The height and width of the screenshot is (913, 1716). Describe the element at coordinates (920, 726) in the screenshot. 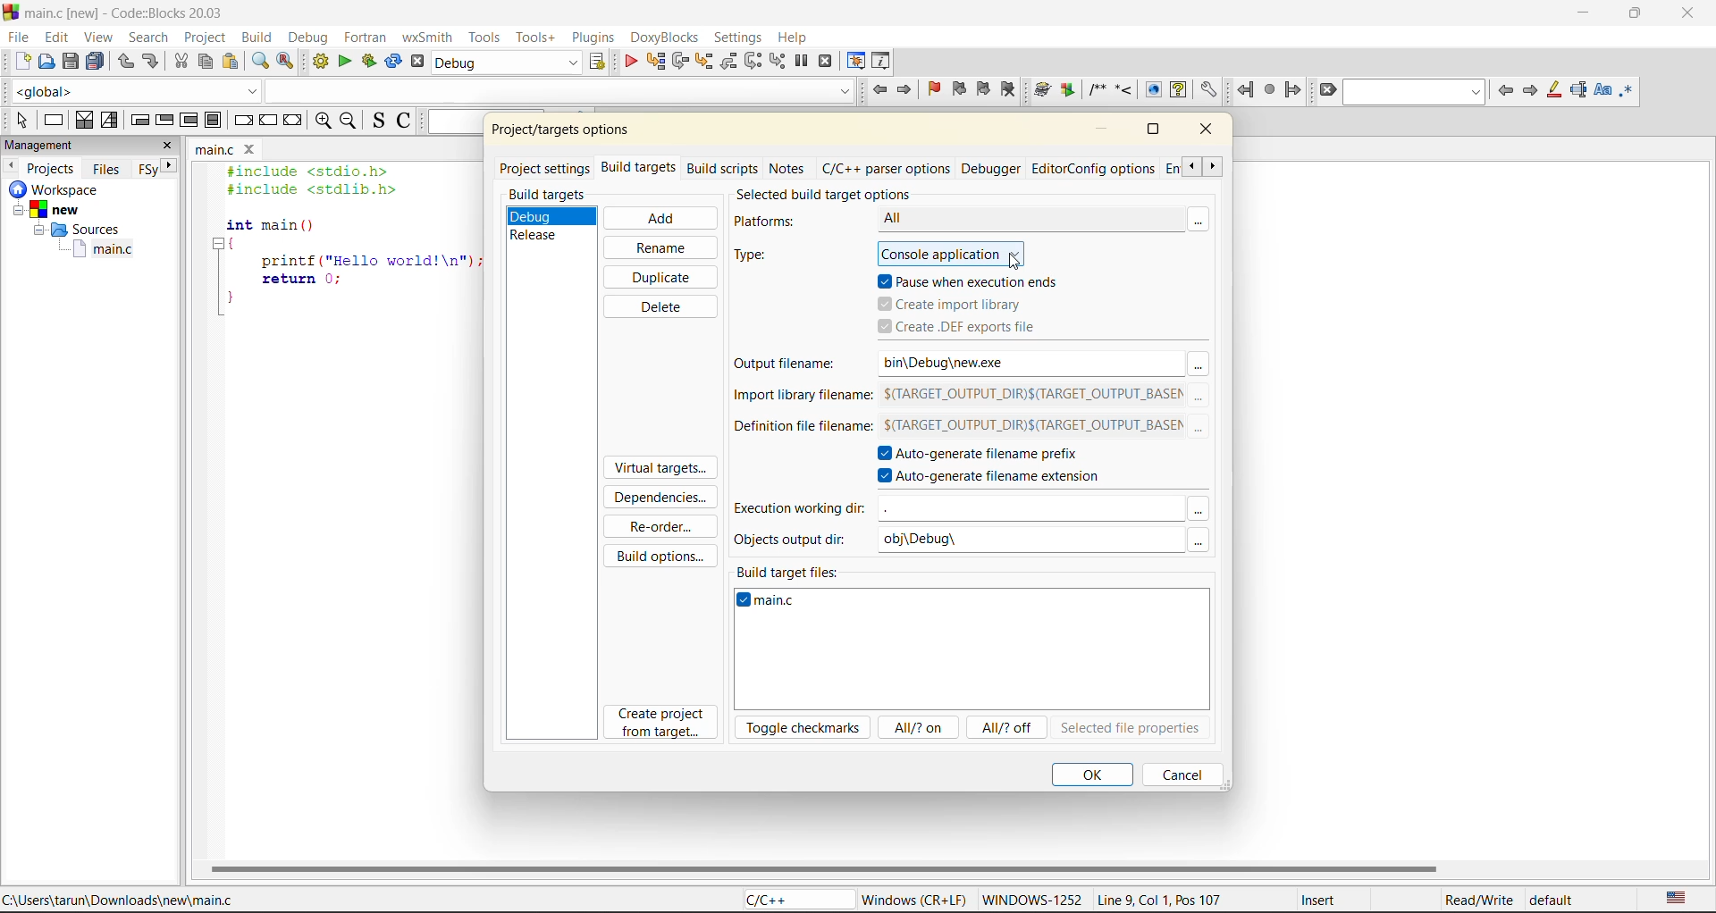

I see `all/? on` at that location.